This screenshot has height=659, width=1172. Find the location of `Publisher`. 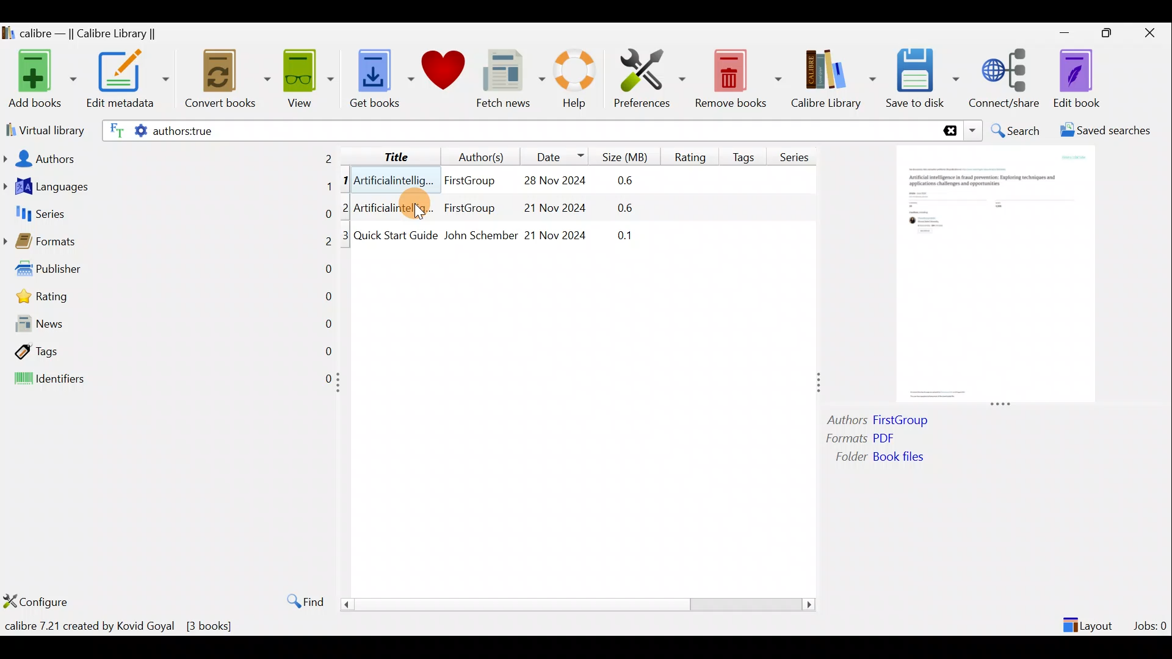

Publisher is located at coordinates (170, 272).